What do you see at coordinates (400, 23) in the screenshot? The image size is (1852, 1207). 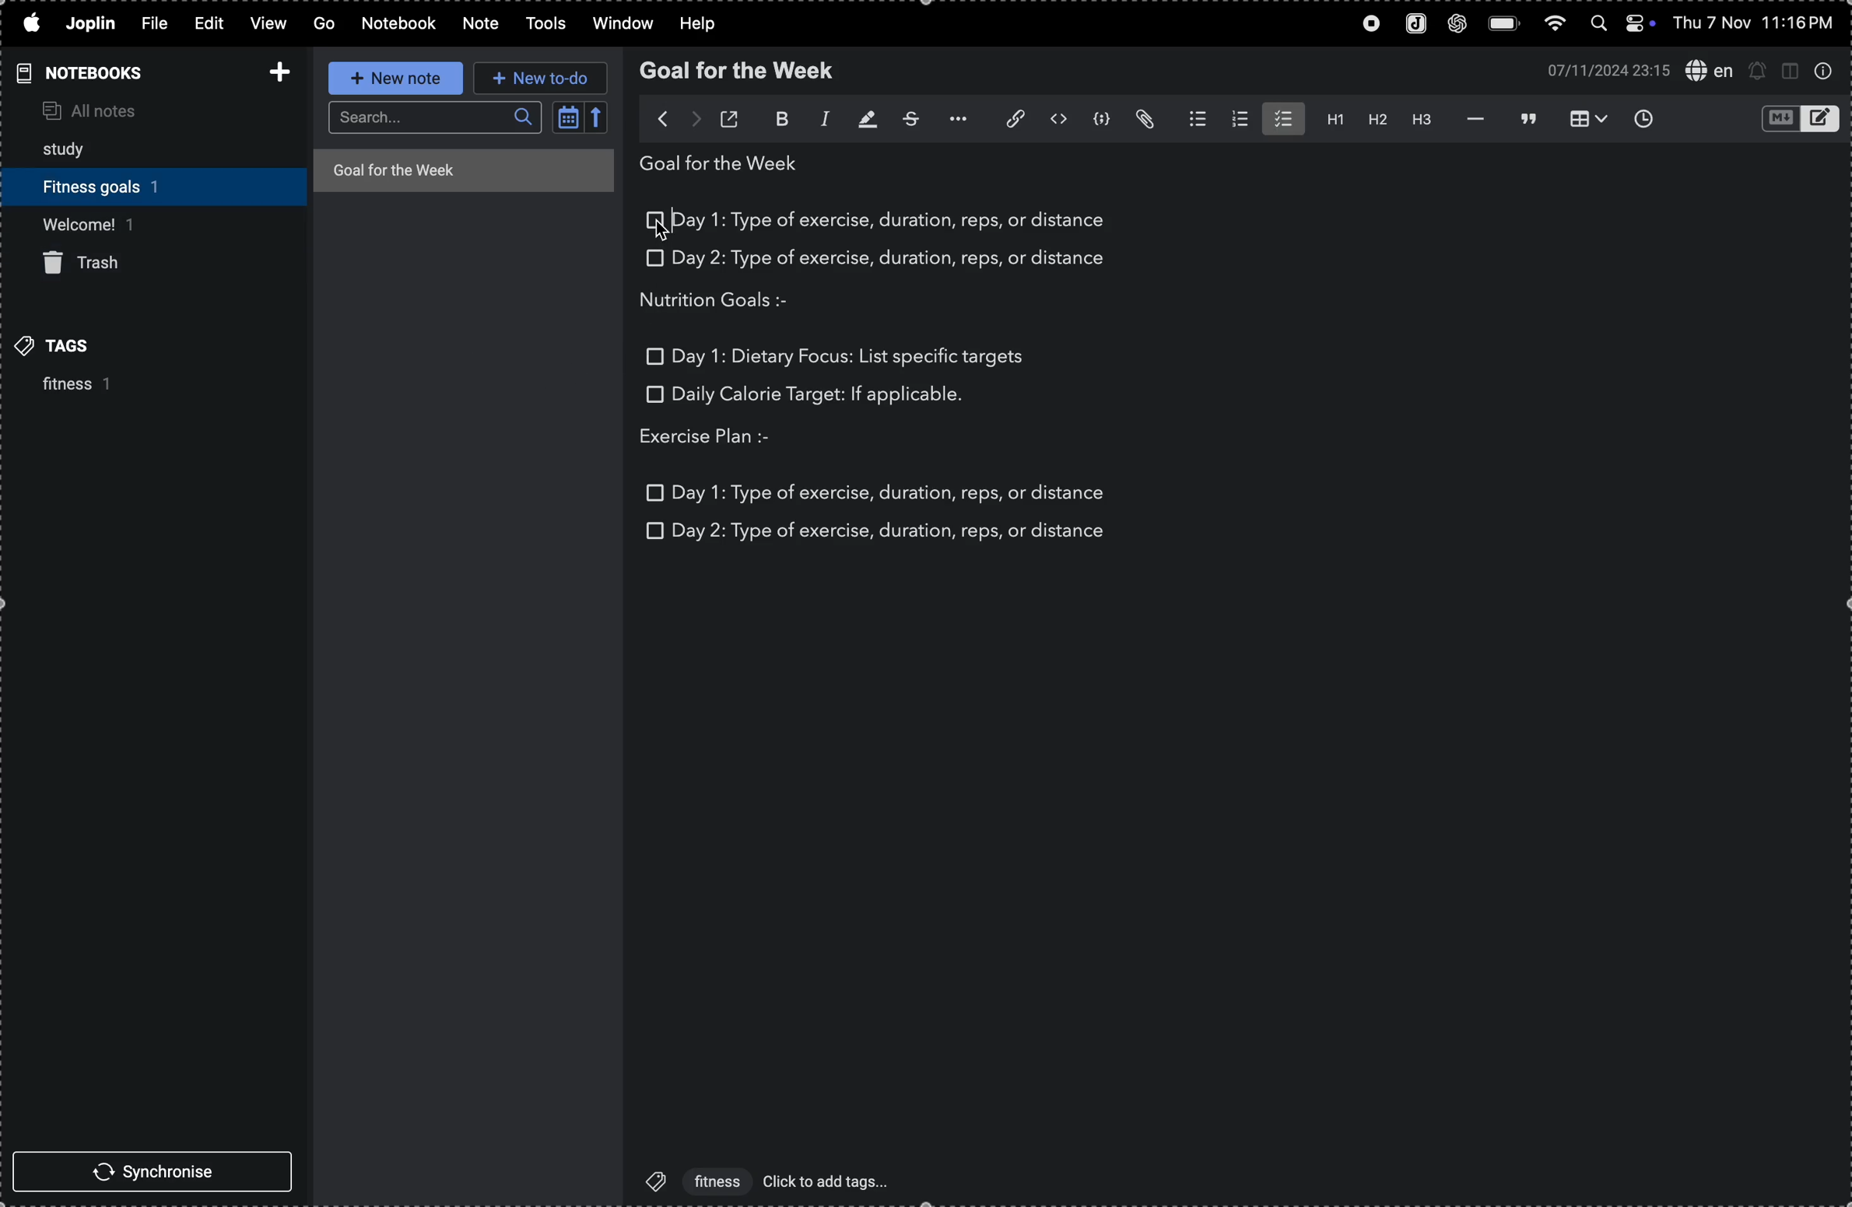 I see `notebook` at bounding box center [400, 23].